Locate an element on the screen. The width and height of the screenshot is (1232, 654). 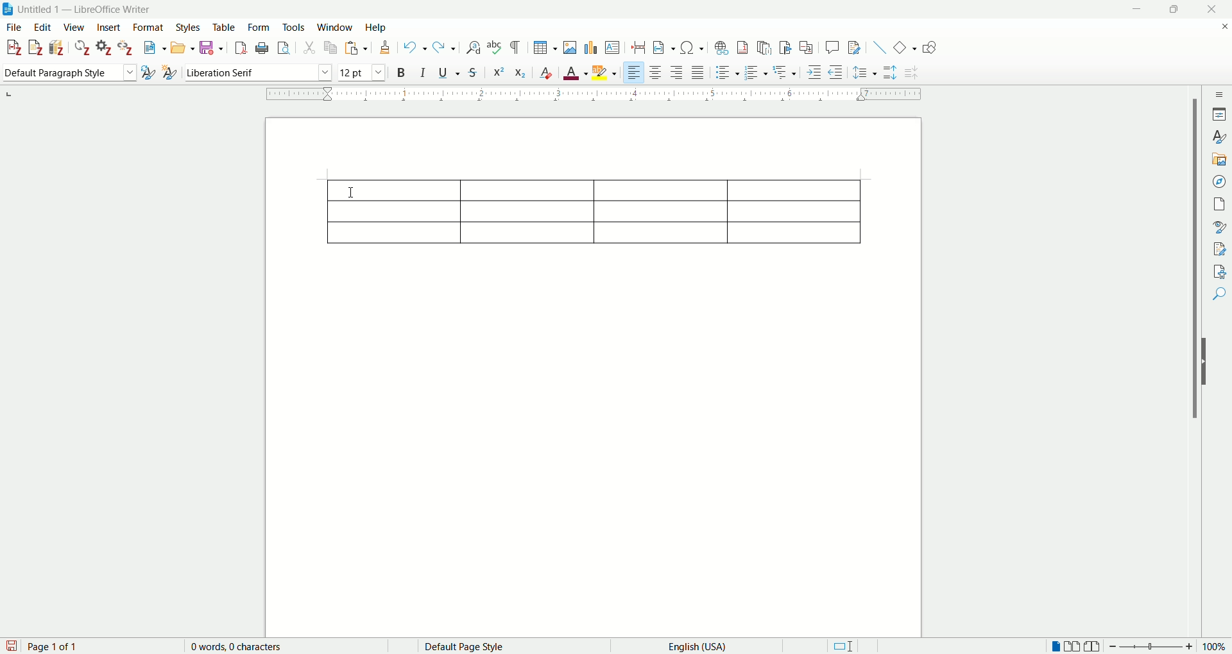
find and replace is located at coordinates (472, 47).